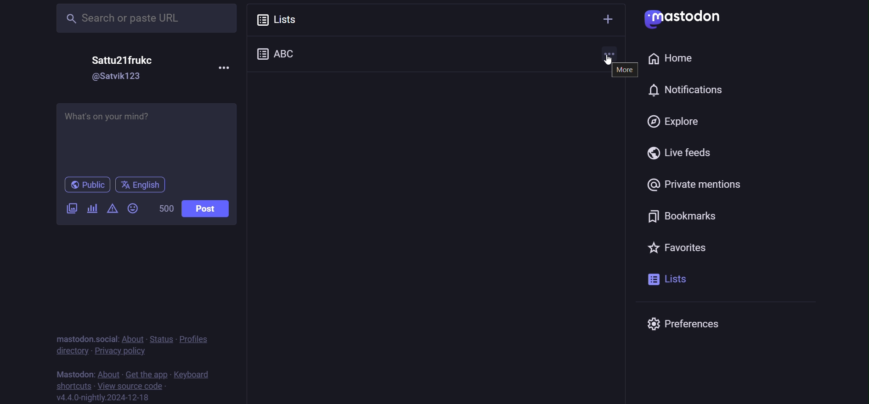 Image resolution: width=869 pixels, height=404 pixels. I want to click on favorites, so click(676, 246).